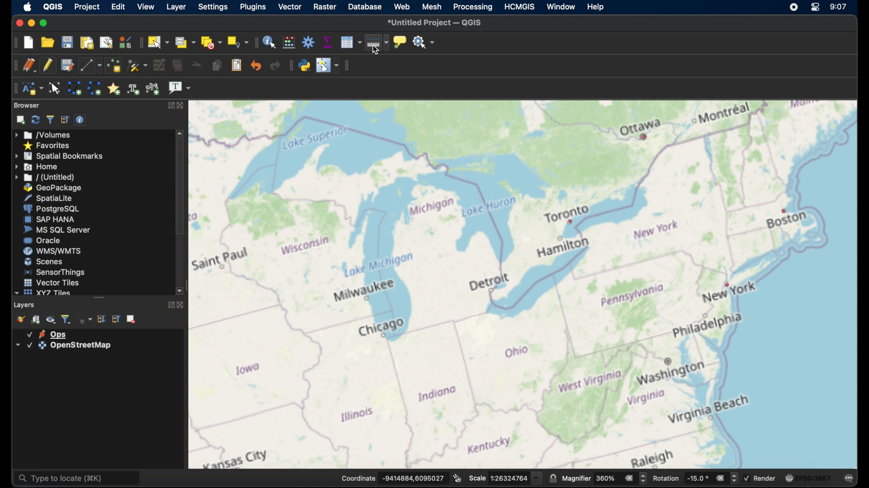  I want to click on scroll down arrow, so click(181, 291).